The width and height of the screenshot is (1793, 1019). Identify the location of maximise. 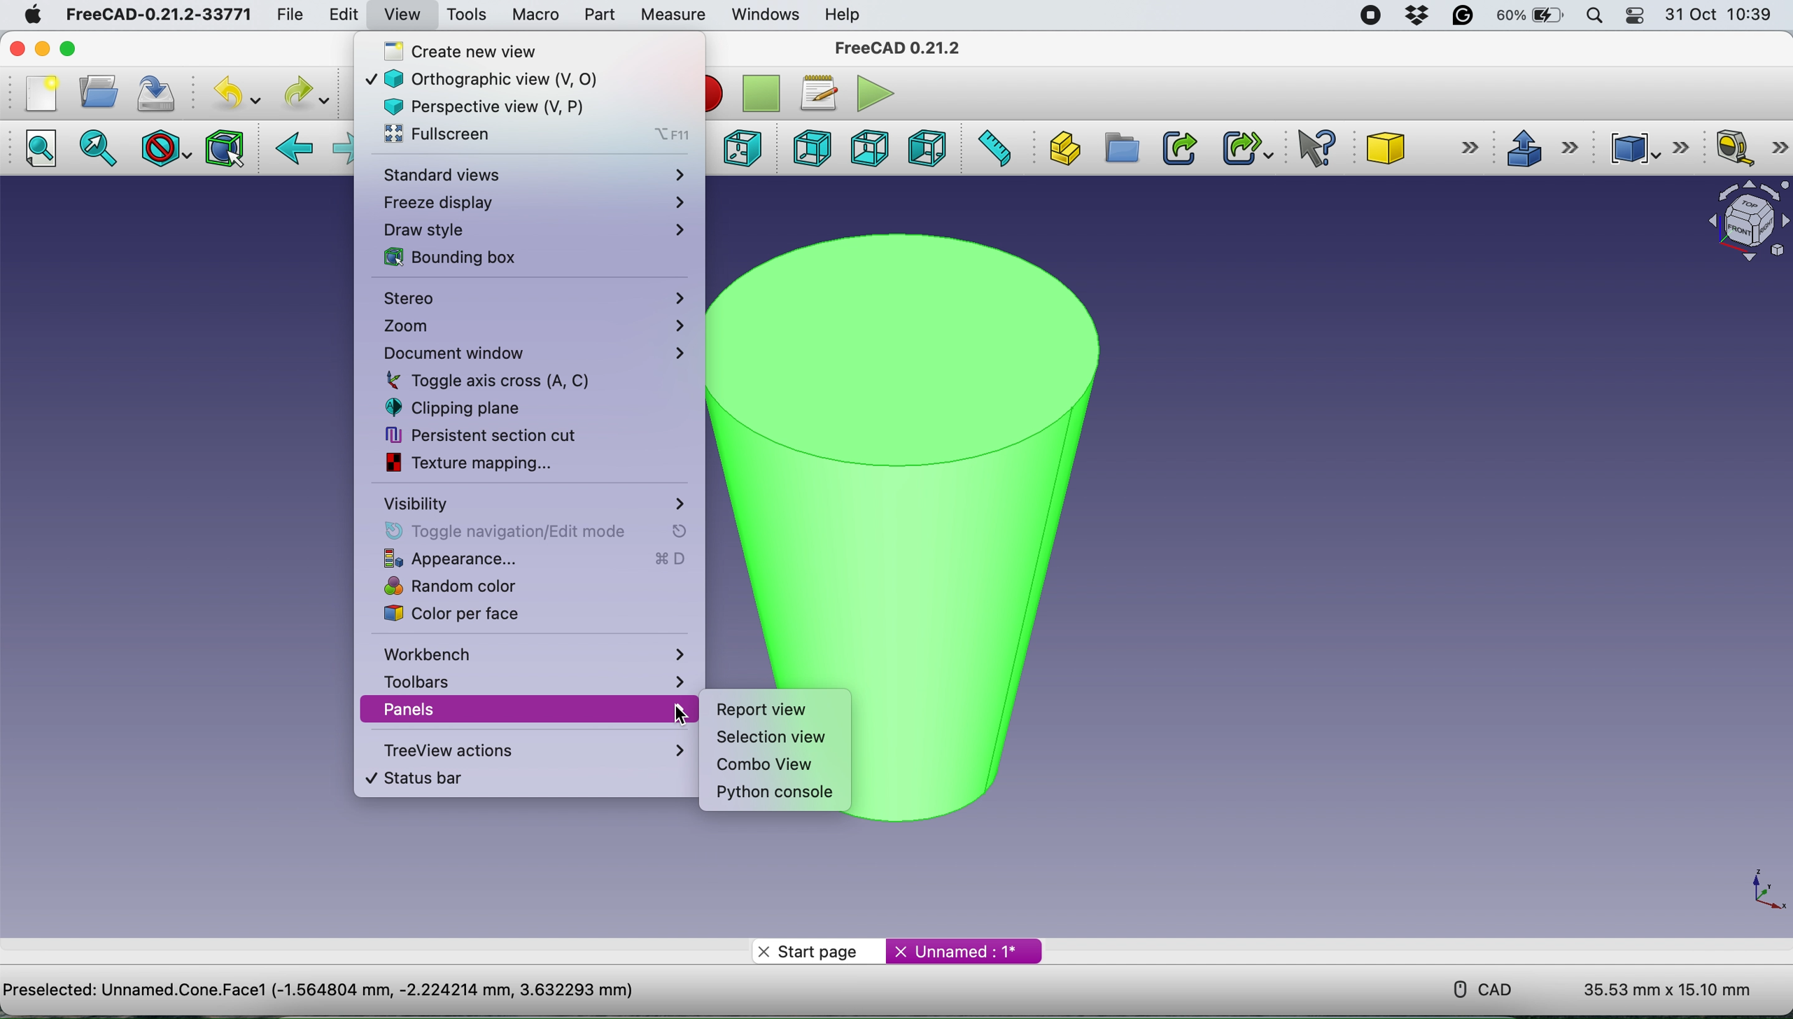
(93, 48).